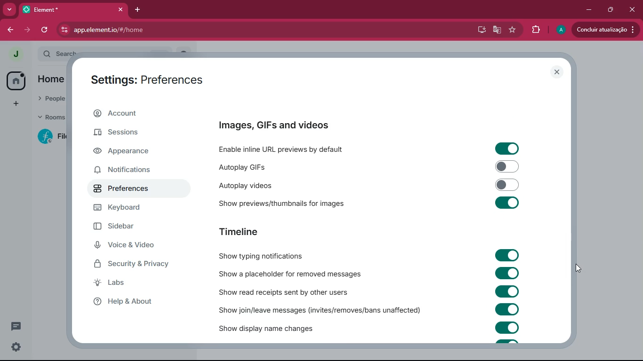  I want to click on google translate, so click(497, 30).